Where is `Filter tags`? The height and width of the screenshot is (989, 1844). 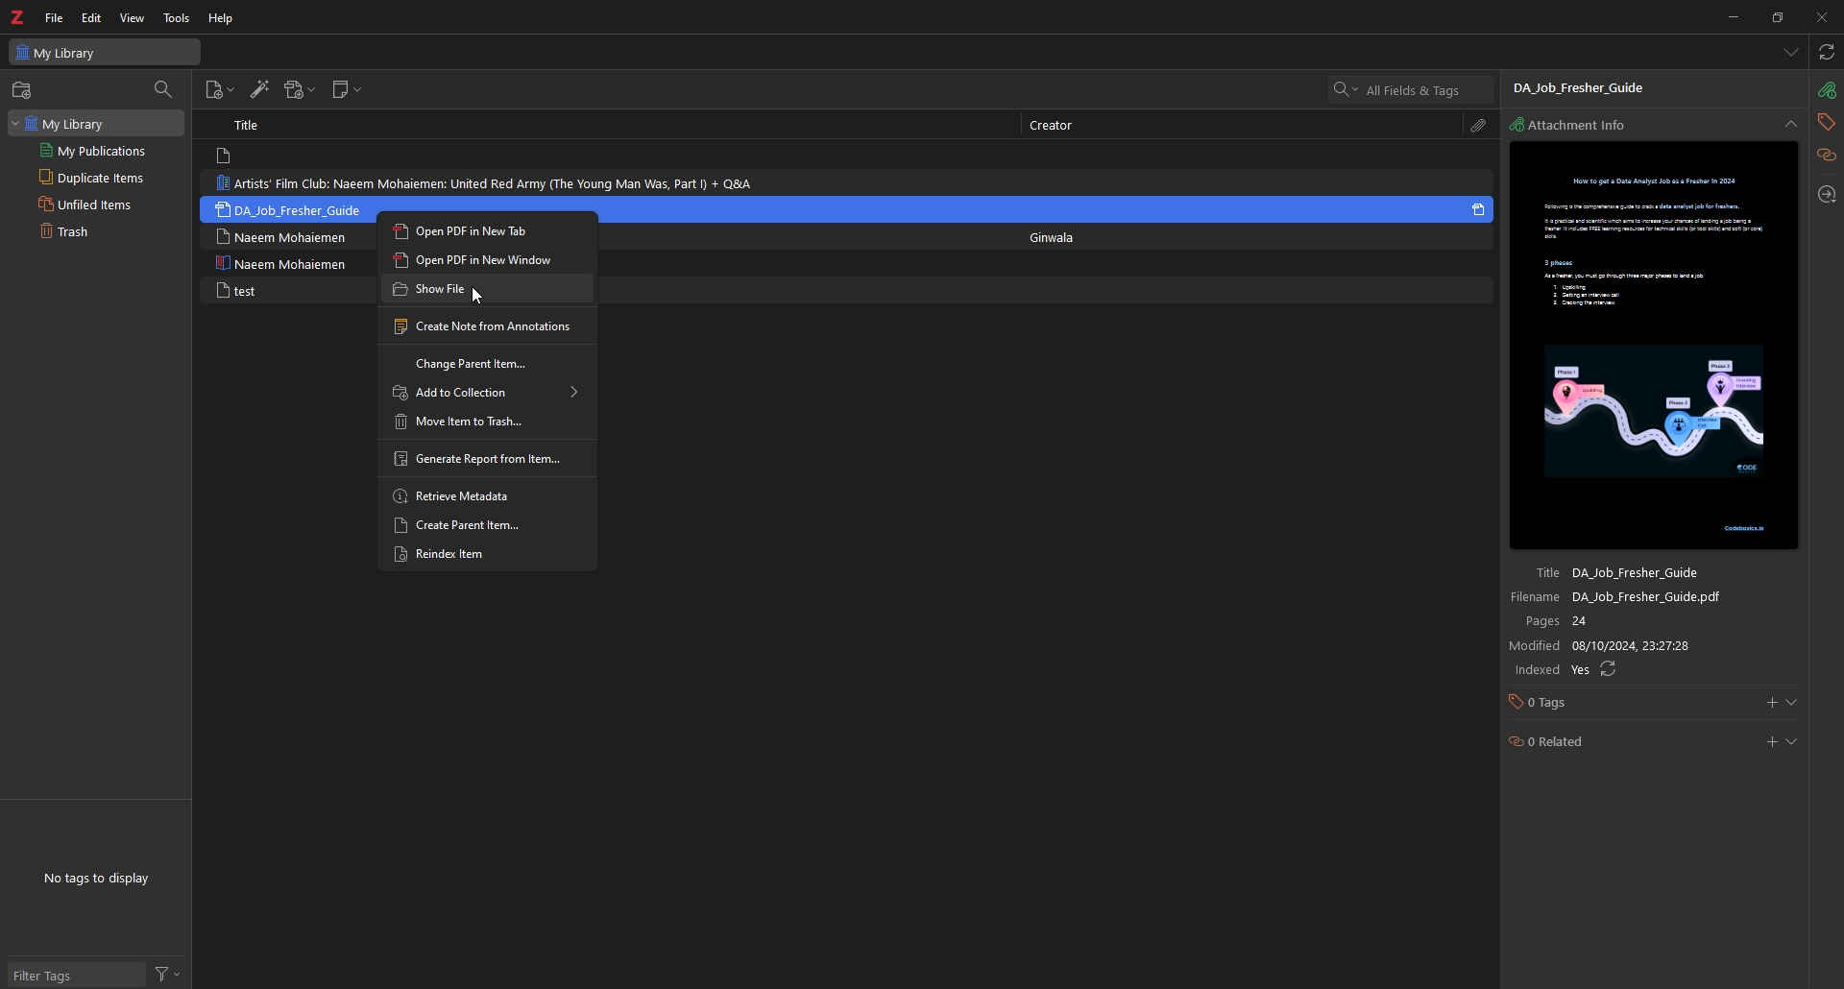
Filter tags is located at coordinates (67, 975).